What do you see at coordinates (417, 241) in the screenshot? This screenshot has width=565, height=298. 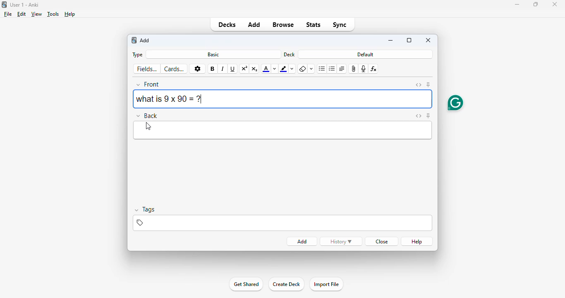 I see `help` at bounding box center [417, 241].